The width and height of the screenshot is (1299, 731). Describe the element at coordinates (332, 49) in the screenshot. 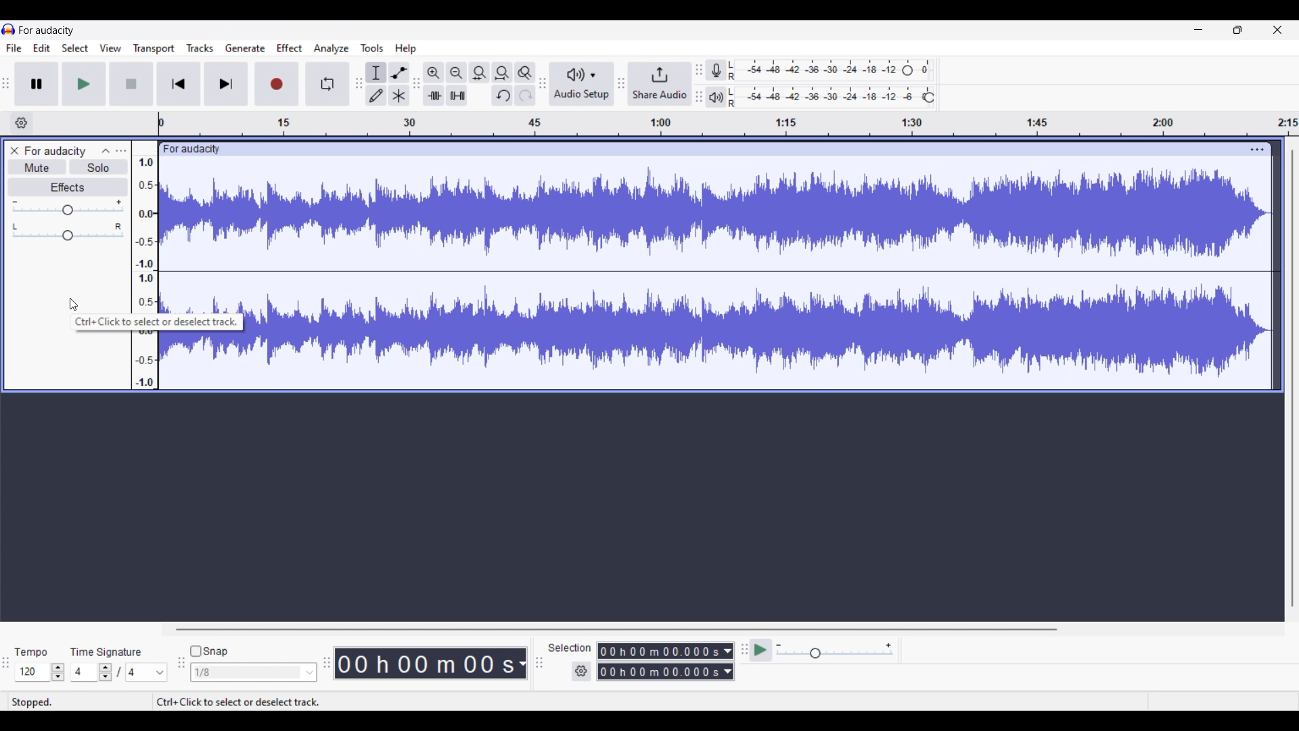

I see `Analyze menu` at that location.